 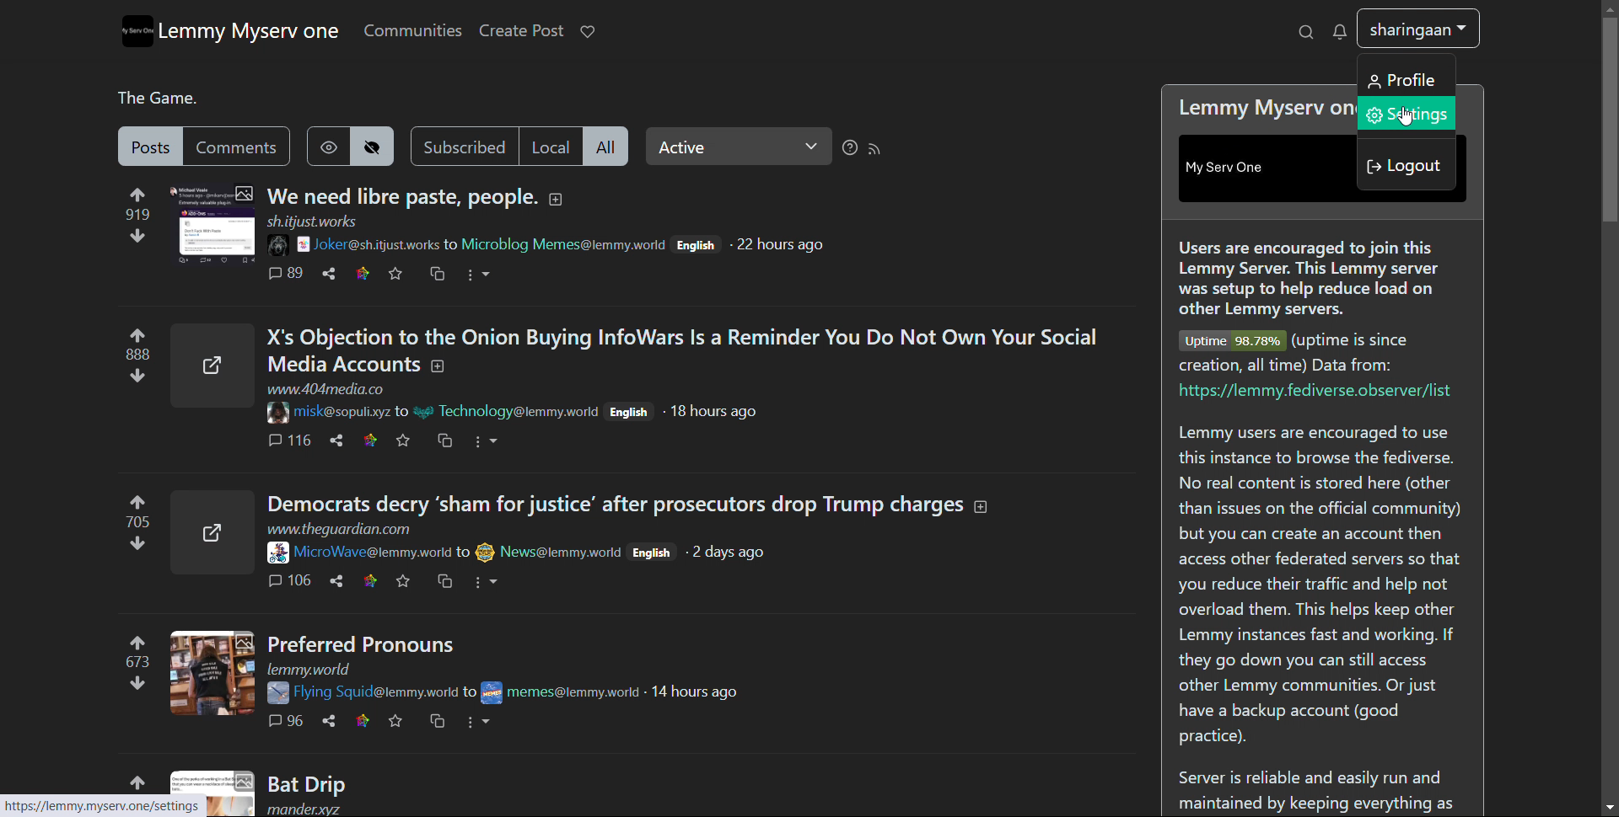 I want to click on poster username, so click(x=341, y=410).